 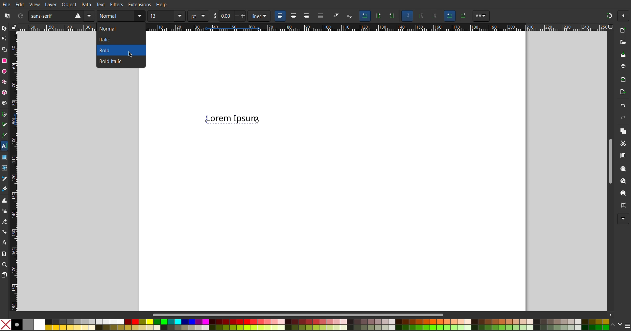 I want to click on auto glyph orientation, so click(x=407, y=16).